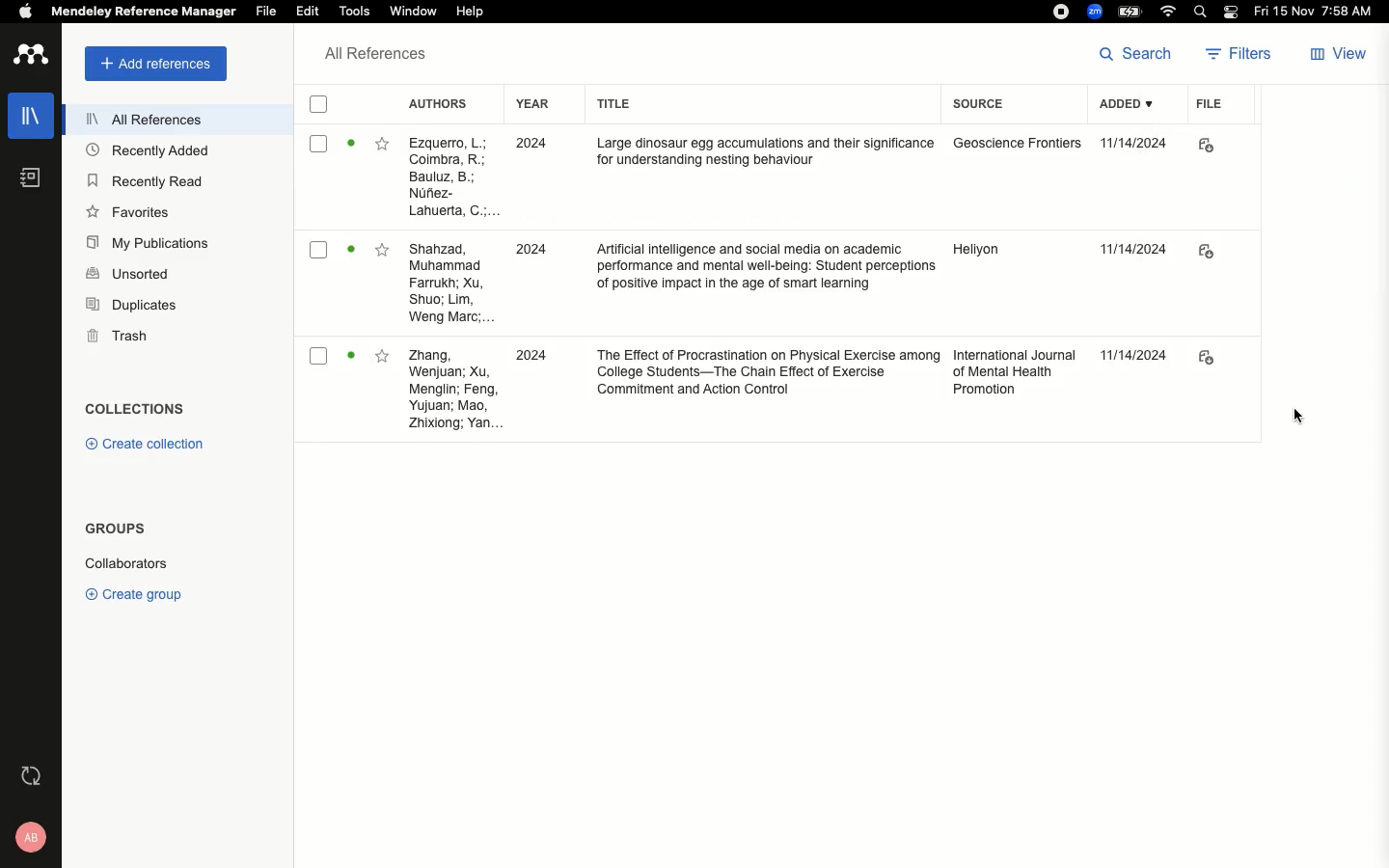 Image resolution: width=1389 pixels, height=868 pixels. What do you see at coordinates (416, 13) in the screenshot?
I see `Window` at bounding box center [416, 13].